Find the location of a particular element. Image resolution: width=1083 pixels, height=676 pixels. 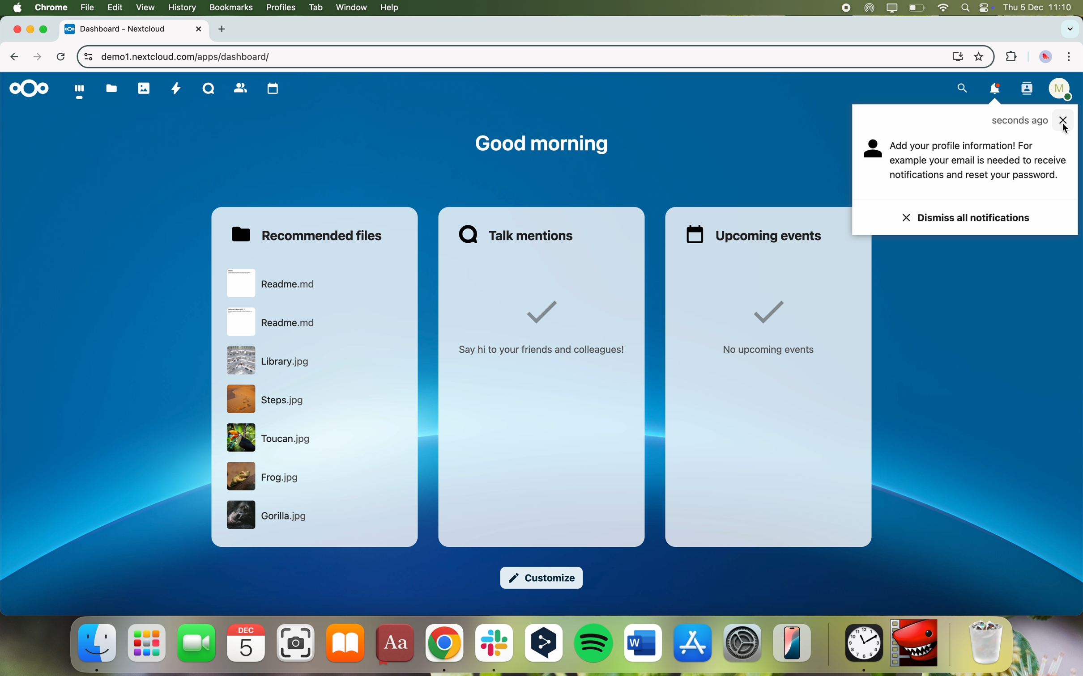

file is located at coordinates (272, 360).